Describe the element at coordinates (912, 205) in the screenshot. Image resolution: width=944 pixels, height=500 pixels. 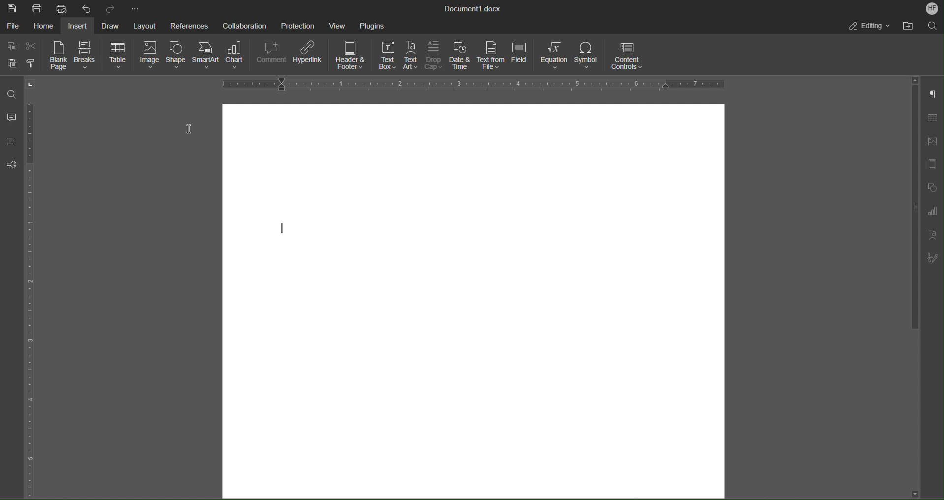
I see `vertical scroll bar` at that location.